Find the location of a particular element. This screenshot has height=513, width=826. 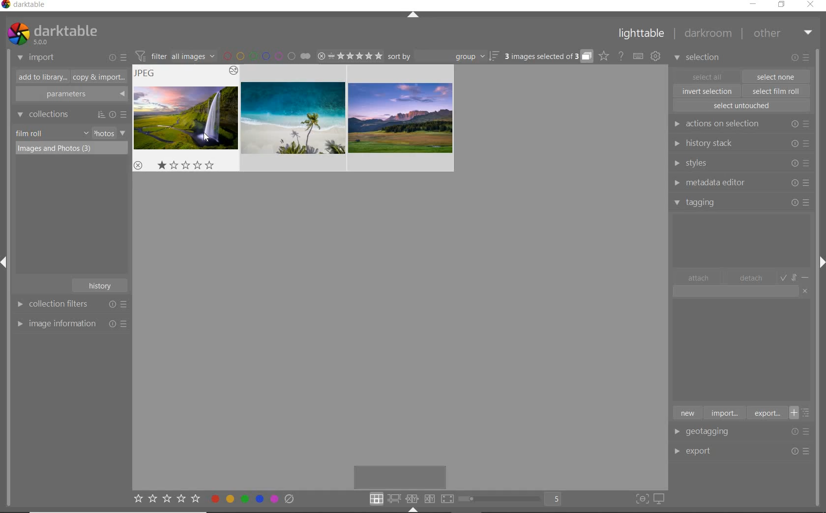

collections is located at coordinates (70, 114).